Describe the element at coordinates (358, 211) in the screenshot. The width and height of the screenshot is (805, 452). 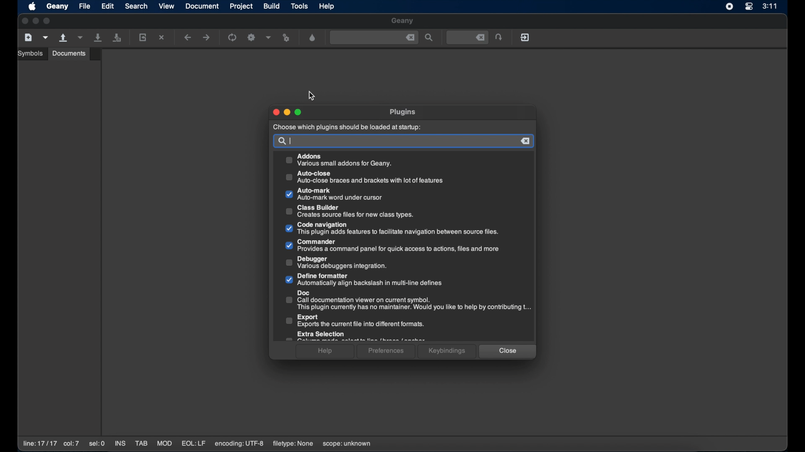
I see `Class  Builder Creates source files for new class types.` at that location.